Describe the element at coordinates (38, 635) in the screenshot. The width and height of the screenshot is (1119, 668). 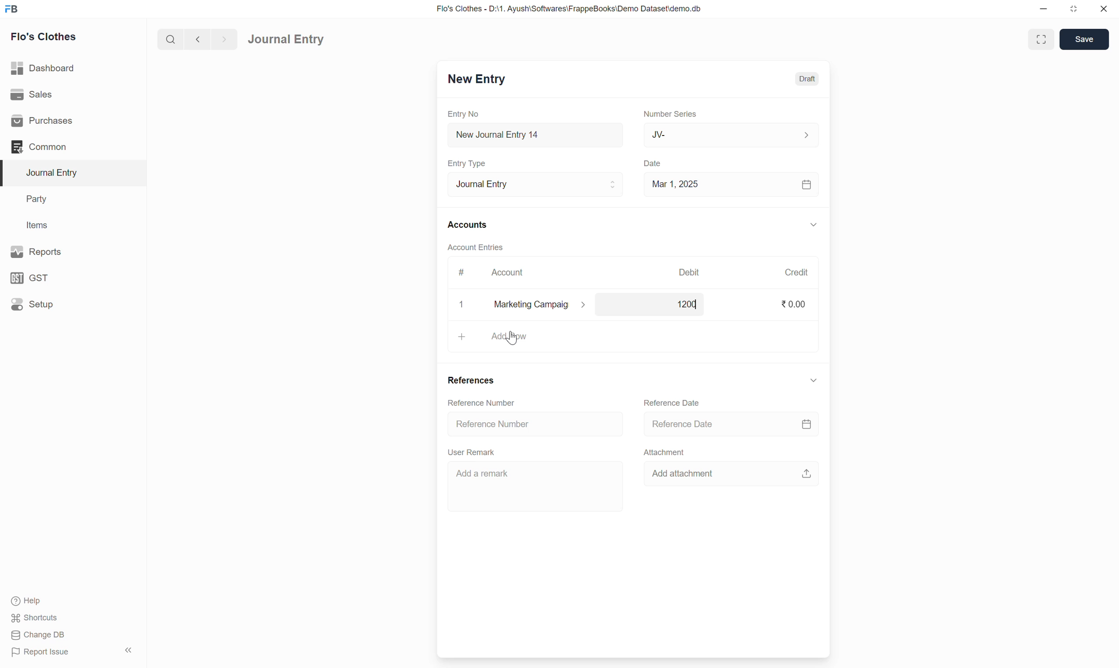
I see `Change DB` at that location.